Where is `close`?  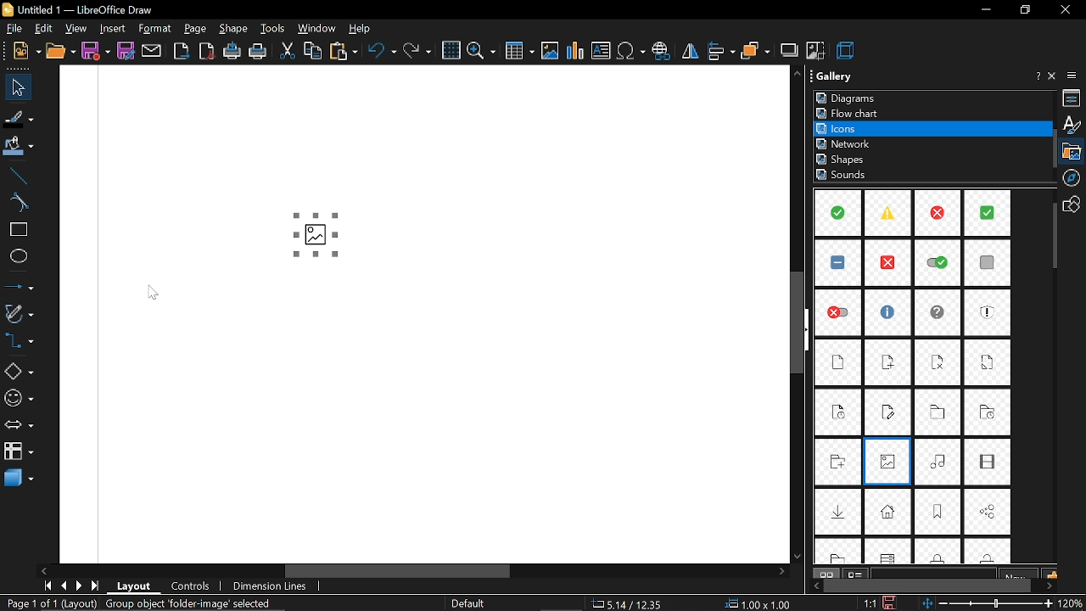 close is located at coordinates (1065, 11).